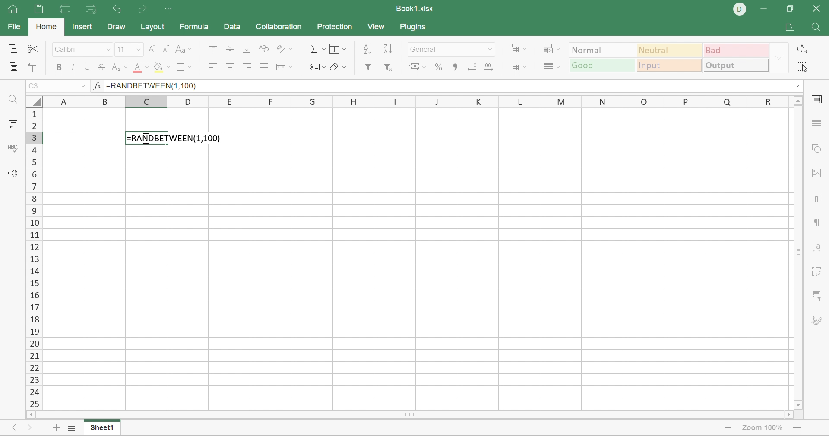 This screenshot has height=436, width=829. What do you see at coordinates (55, 428) in the screenshot?
I see `Add sheet` at bounding box center [55, 428].